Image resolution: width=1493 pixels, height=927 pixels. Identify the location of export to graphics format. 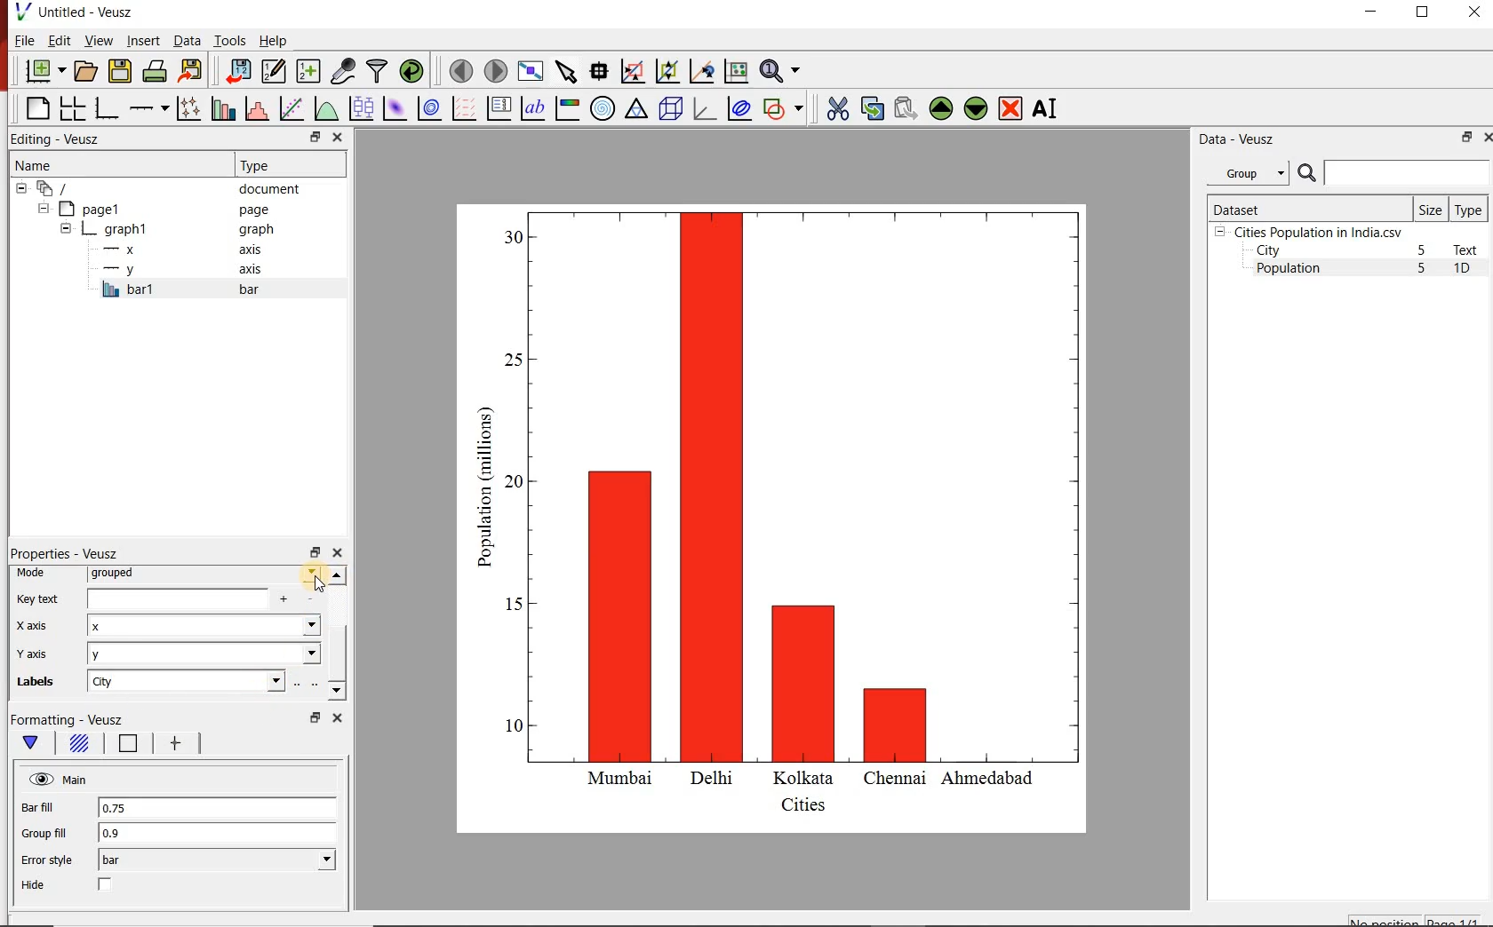
(191, 72).